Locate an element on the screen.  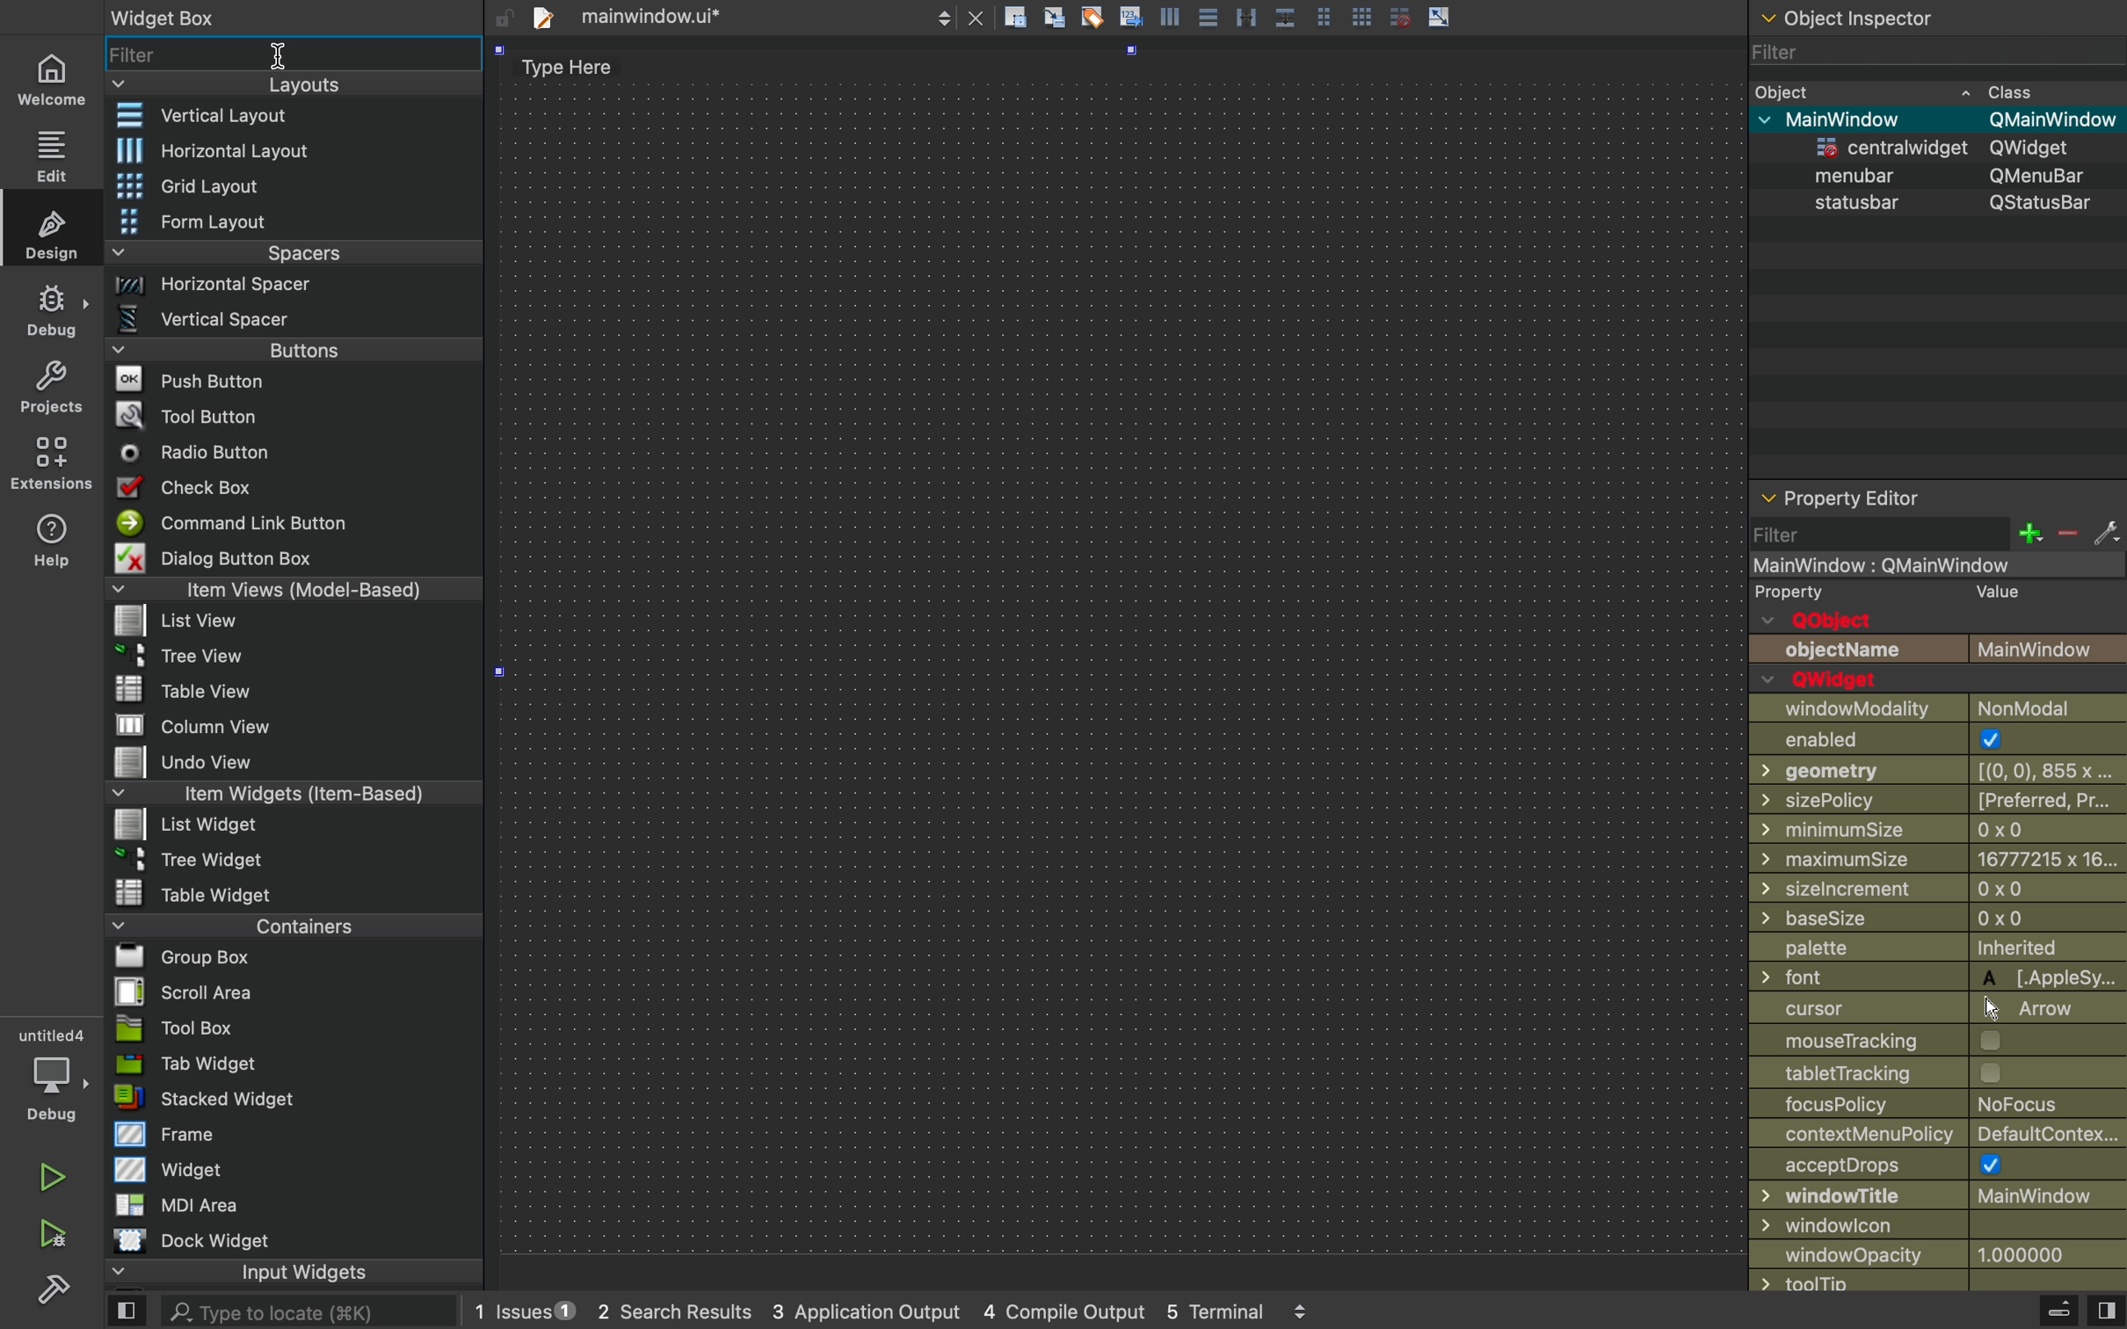
run  is located at coordinates (47, 1174).